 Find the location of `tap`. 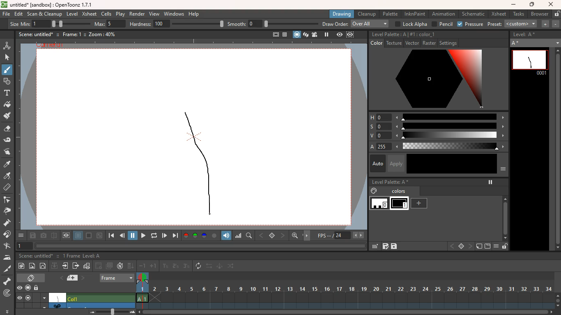

tap is located at coordinates (8, 247).